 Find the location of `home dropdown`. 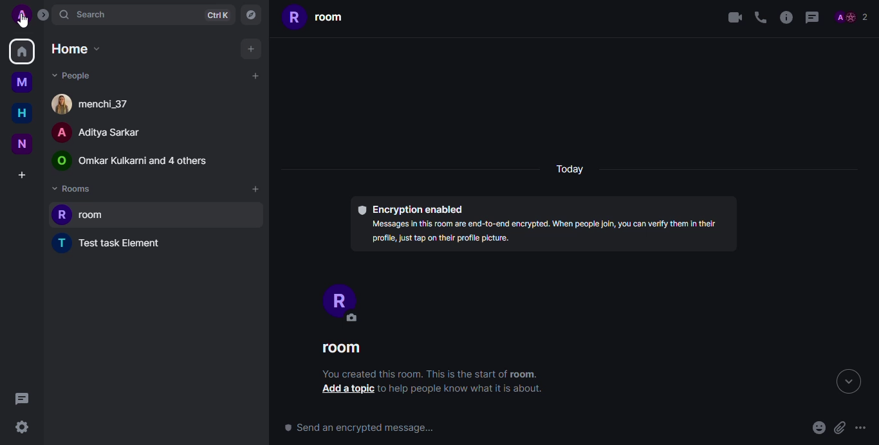

home dropdown is located at coordinates (73, 49).